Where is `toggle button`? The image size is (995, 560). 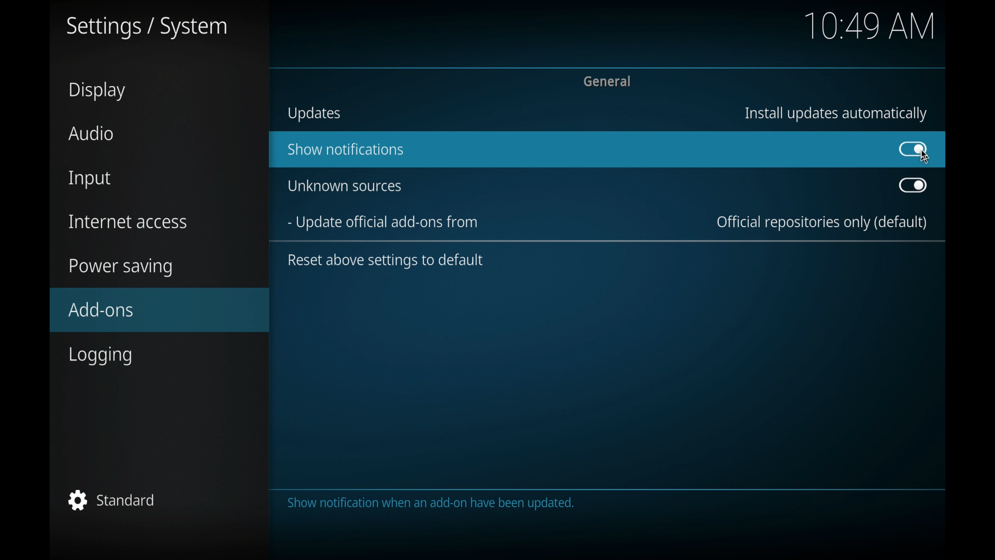 toggle button is located at coordinates (912, 185).